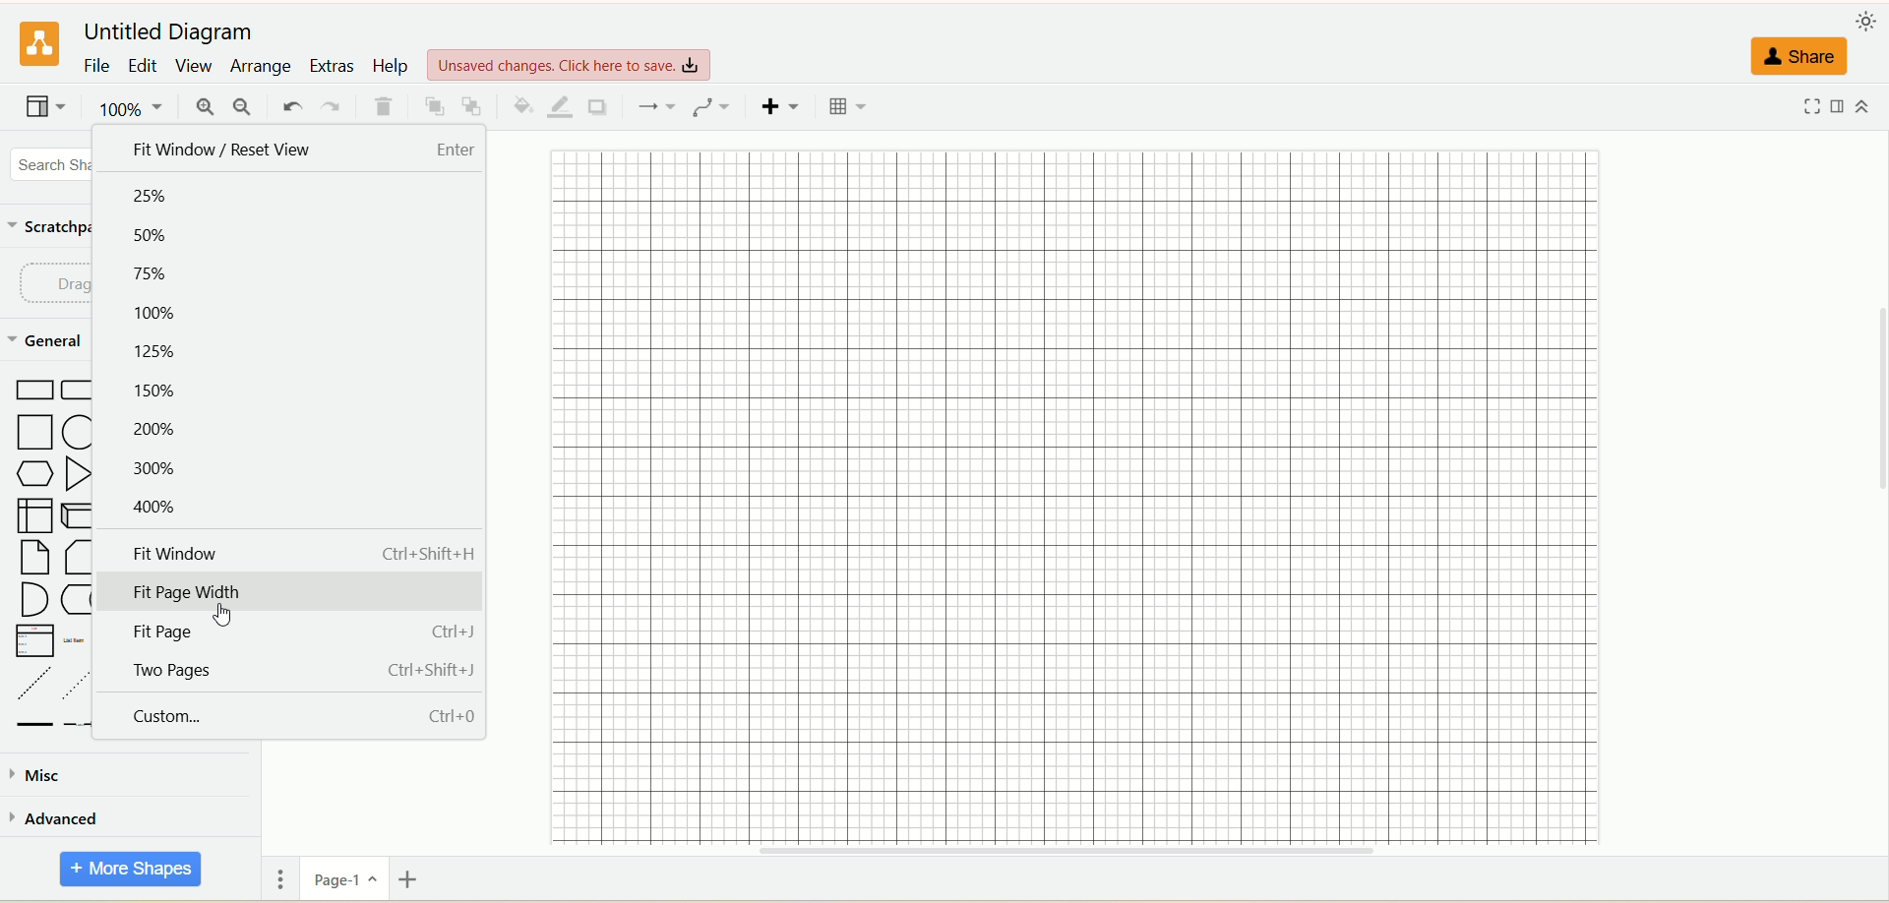 The width and height of the screenshot is (1889, 903). Describe the element at coordinates (81, 432) in the screenshot. I see `circle` at that location.